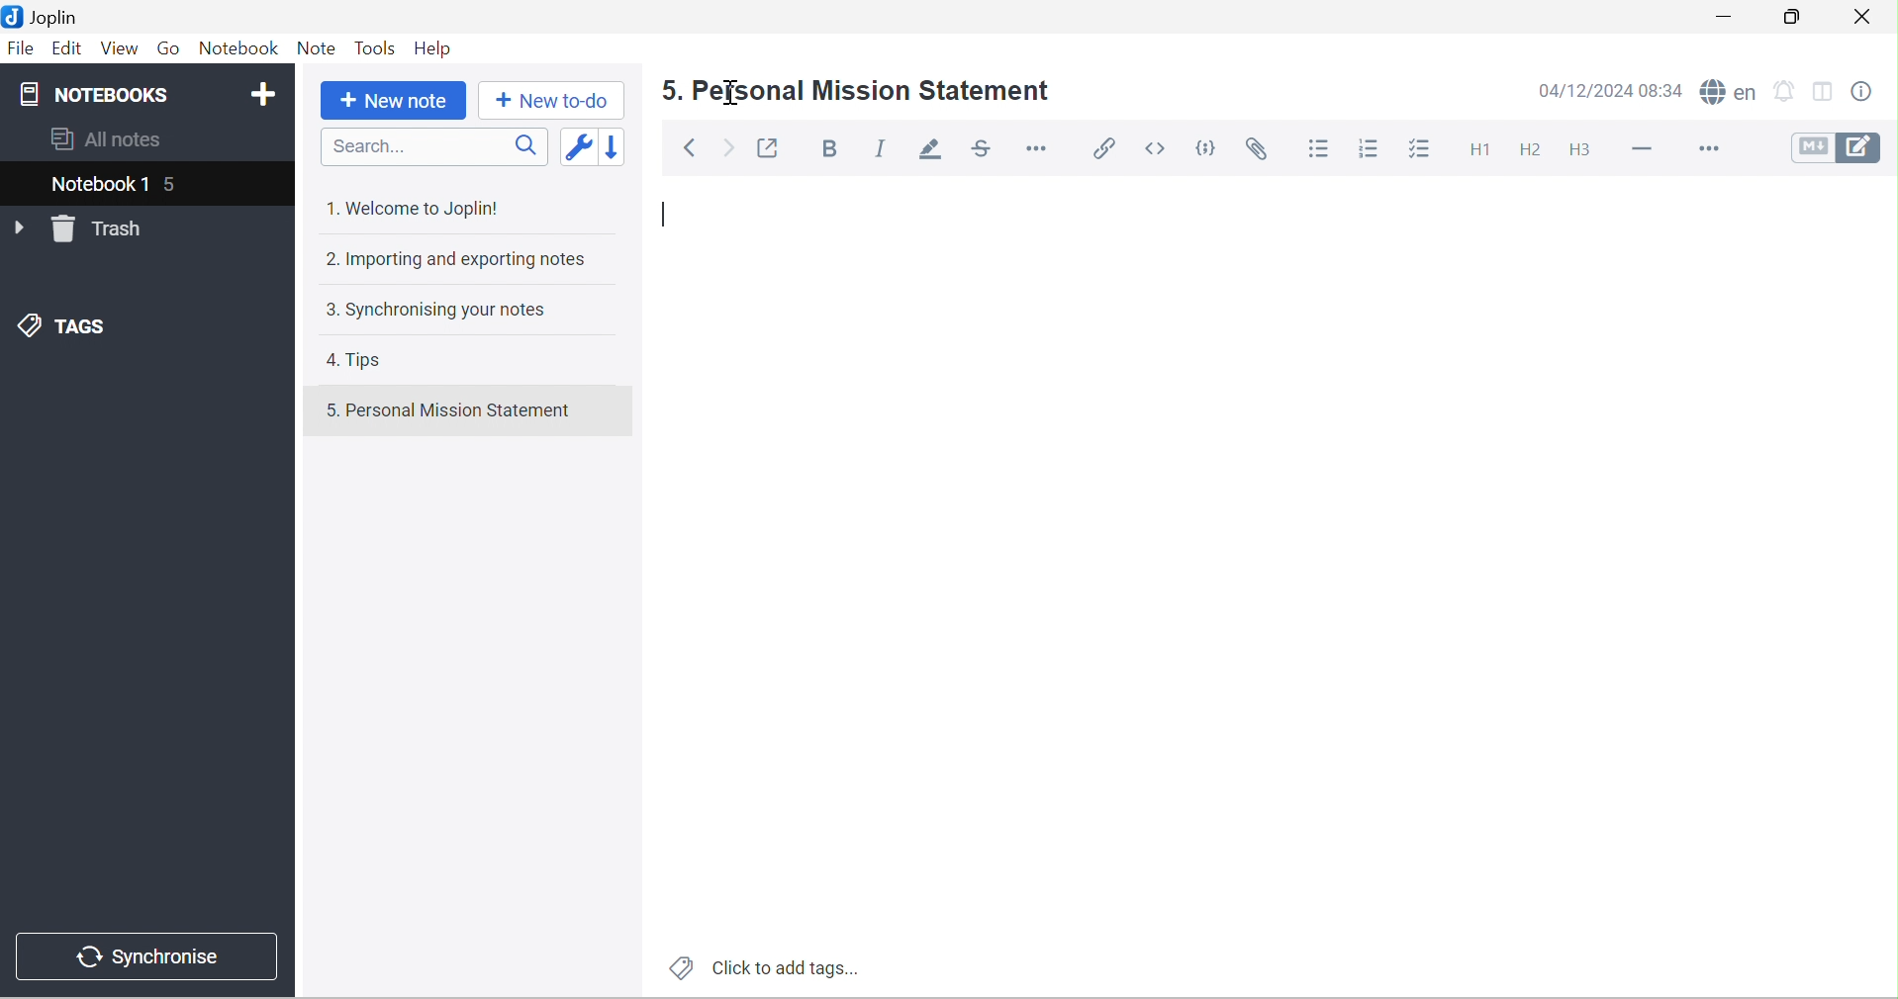  What do you see at coordinates (174, 48) in the screenshot?
I see `Go` at bounding box center [174, 48].